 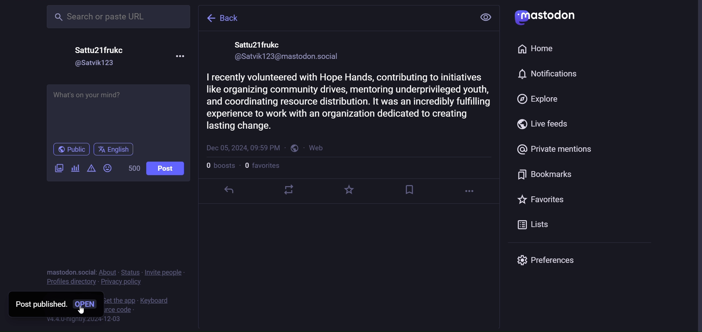 What do you see at coordinates (81, 310) in the screenshot?
I see `Cursor` at bounding box center [81, 310].